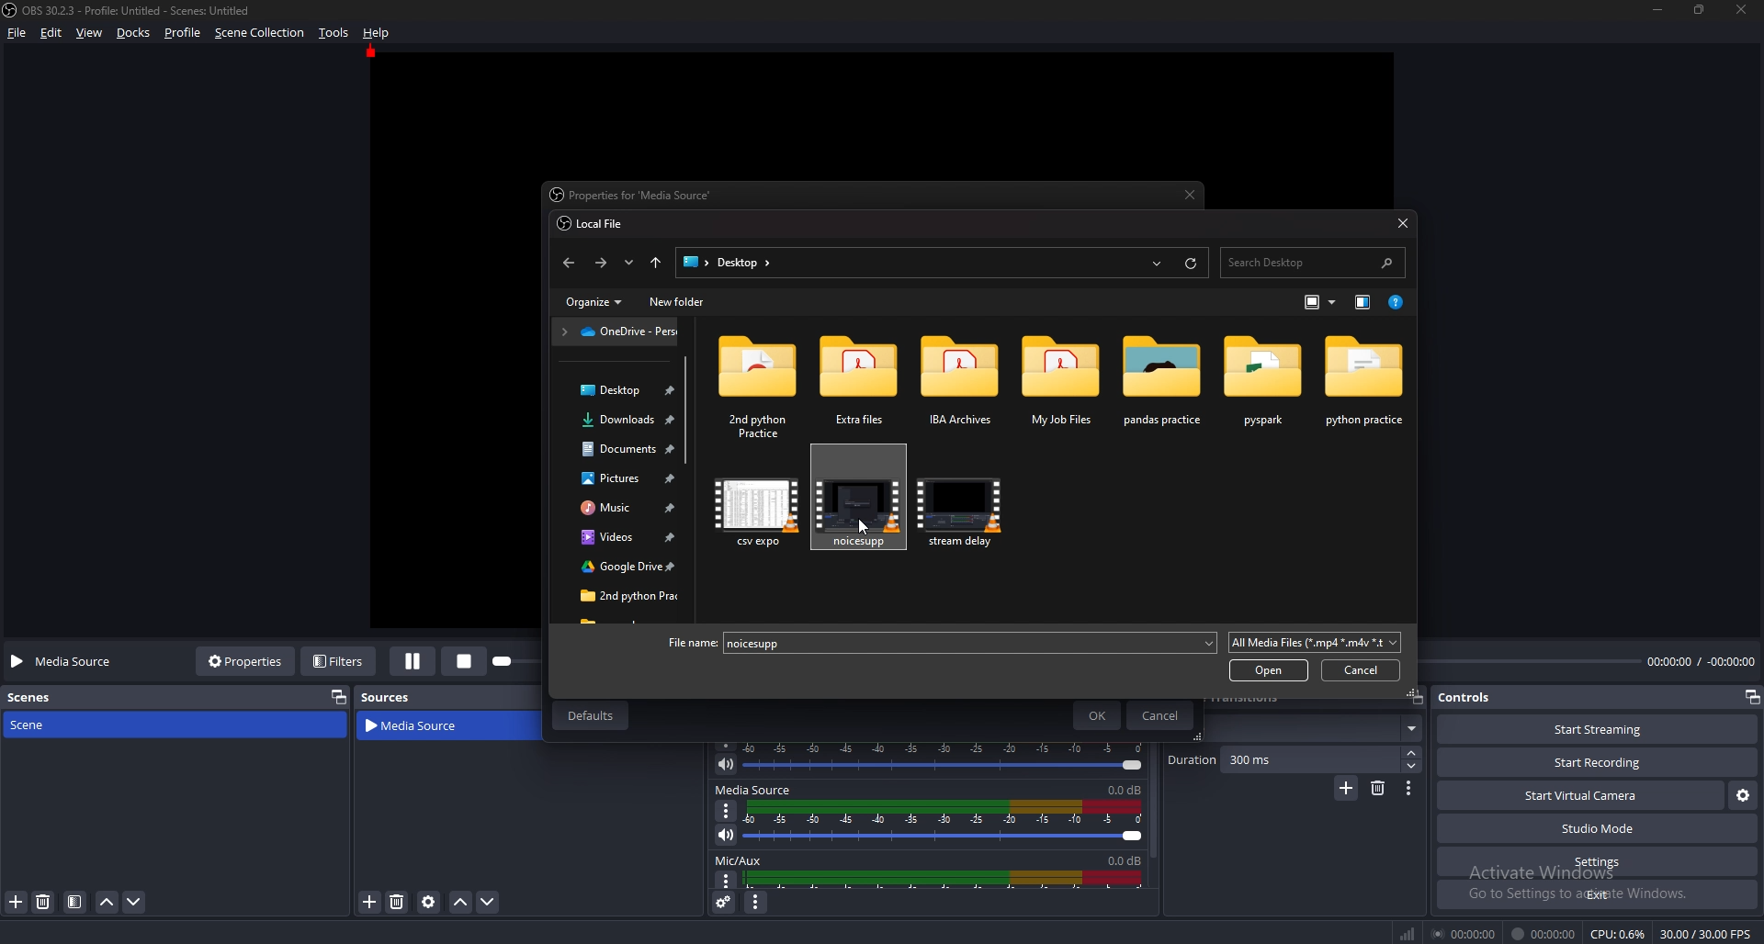 The height and width of the screenshot is (944, 1764). Describe the element at coordinates (962, 383) in the screenshot. I see `folder` at that location.